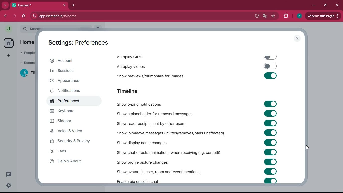  I want to click on Show a placeholder for removed messages, so click(198, 114).